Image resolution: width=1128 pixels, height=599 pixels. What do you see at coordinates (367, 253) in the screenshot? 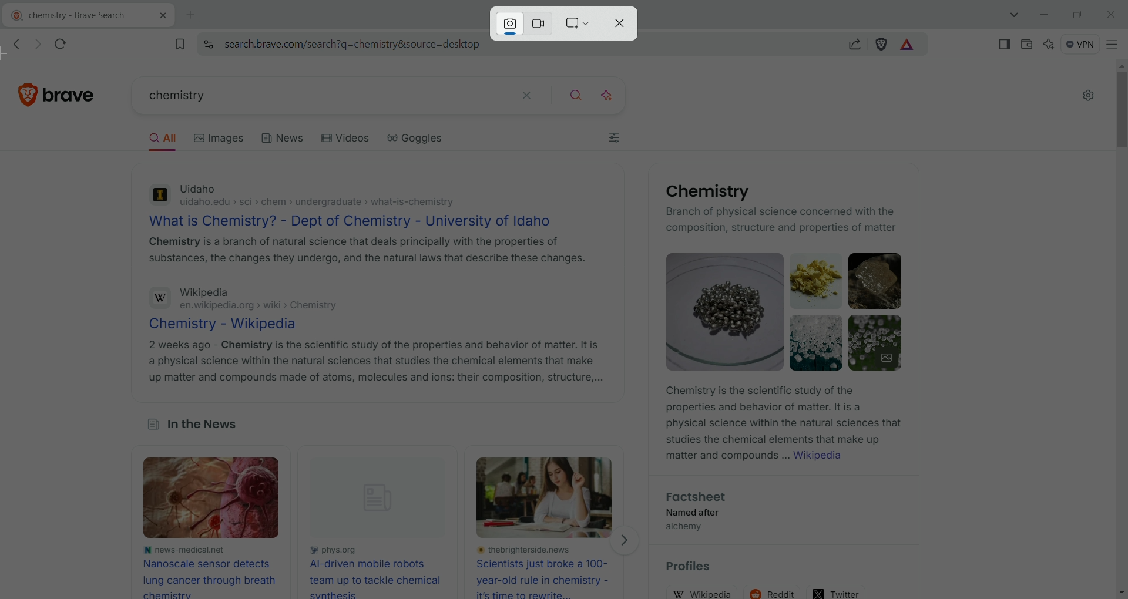
I see `Chemistry Is a branch of natural science that deals principally with the properties of
substances, the changes they undergo, and the natural laws that describe these changes.` at bounding box center [367, 253].